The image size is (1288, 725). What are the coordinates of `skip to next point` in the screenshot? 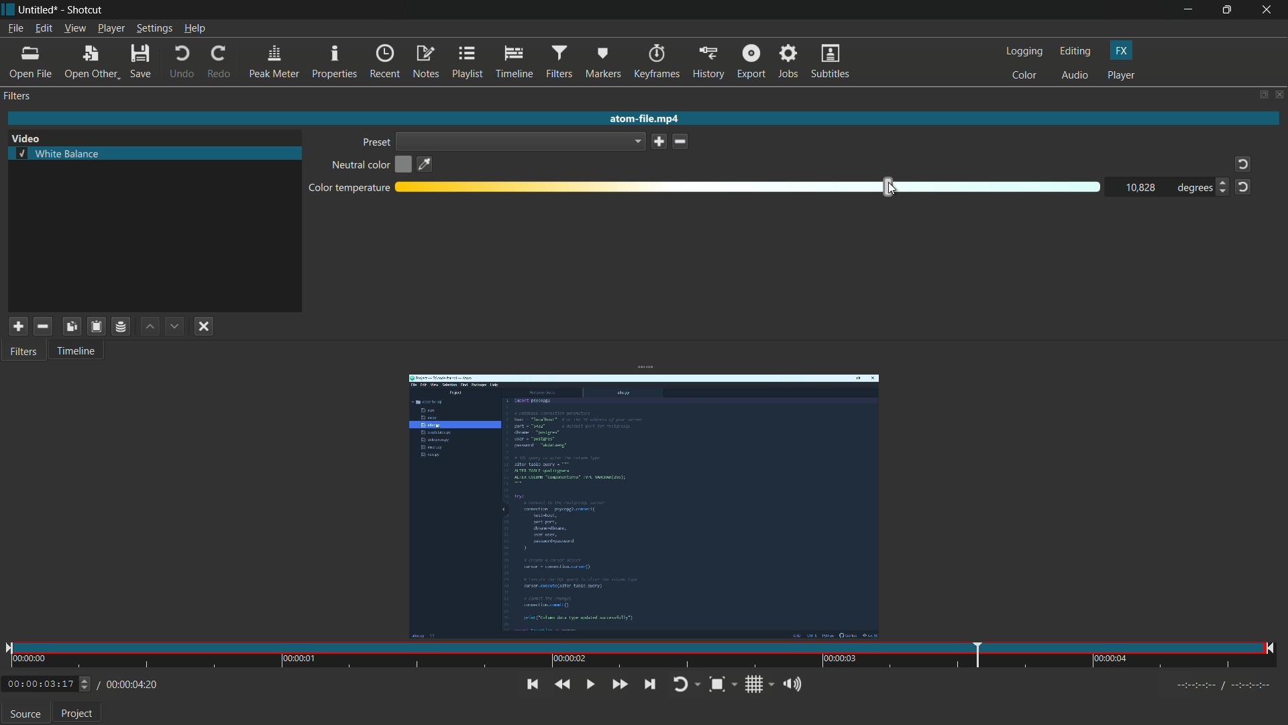 It's located at (649, 685).